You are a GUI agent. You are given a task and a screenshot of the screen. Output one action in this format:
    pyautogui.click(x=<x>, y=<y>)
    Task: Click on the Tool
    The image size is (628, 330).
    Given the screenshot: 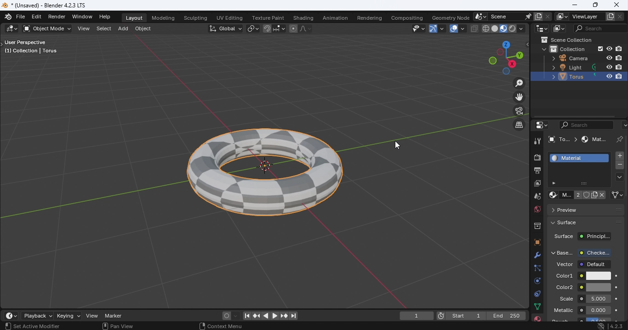 What is the action you would take?
    pyautogui.click(x=537, y=141)
    